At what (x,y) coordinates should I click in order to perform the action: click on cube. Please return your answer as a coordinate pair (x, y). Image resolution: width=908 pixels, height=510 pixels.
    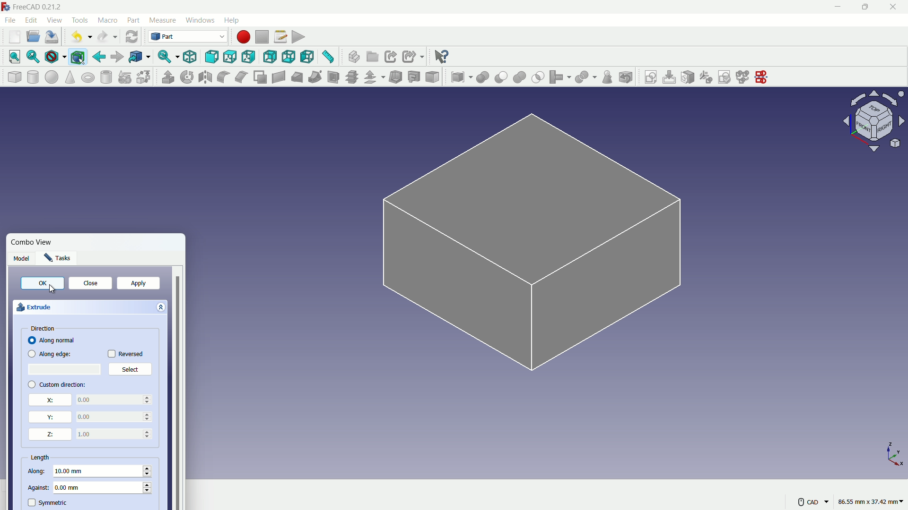
    Looking at the image, I should click on (14, 77).